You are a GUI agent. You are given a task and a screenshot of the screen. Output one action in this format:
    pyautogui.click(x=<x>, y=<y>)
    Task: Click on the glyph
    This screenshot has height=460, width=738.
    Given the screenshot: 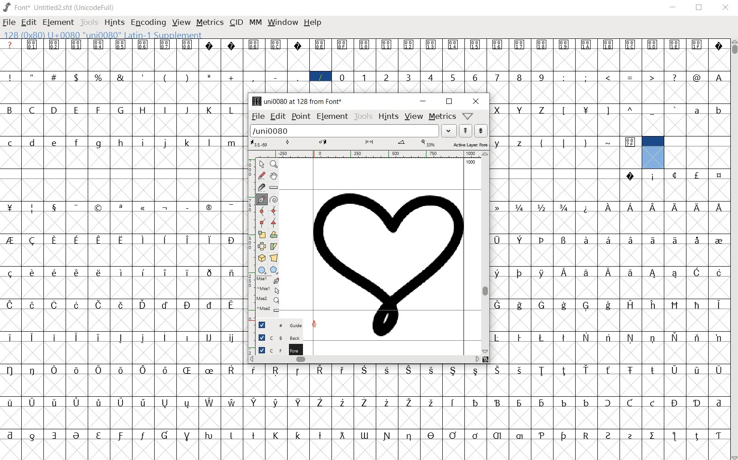 What is the action you would take?
    pyautogui.click(x=496, y=273)
    